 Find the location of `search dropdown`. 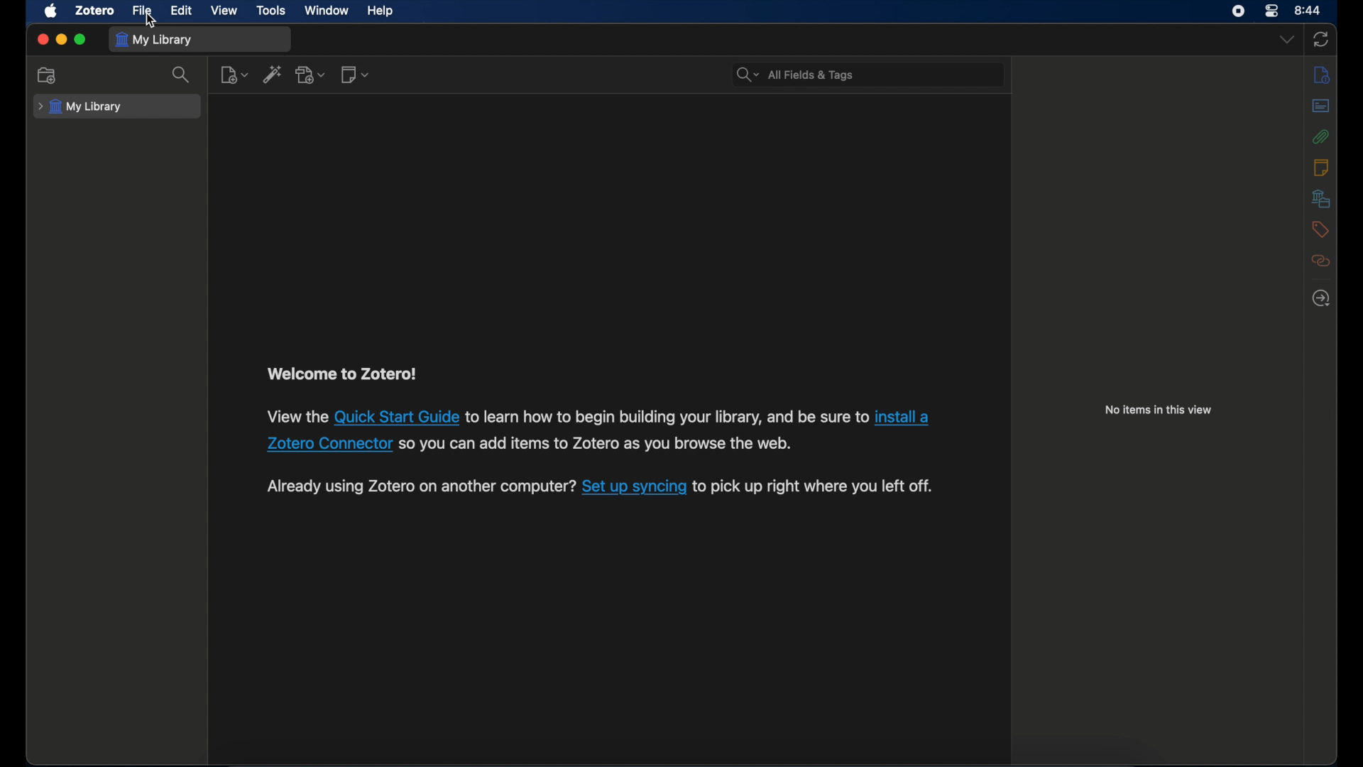

search dropdown is located at coordinates (747, 75).